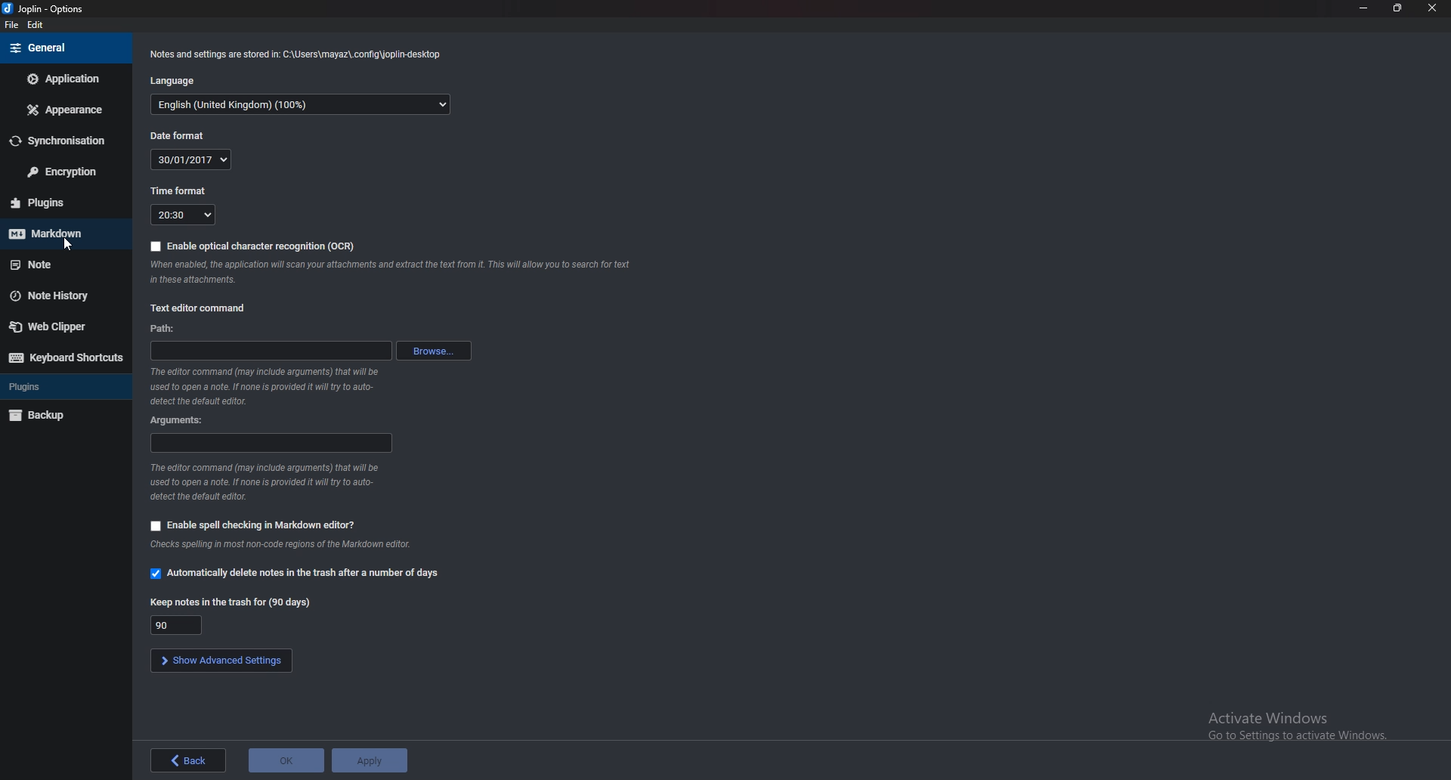 This screenshot has height=780, width=1451. Describe the element at coordinates (271, 351) in the screenshot. I see `path` at that location.